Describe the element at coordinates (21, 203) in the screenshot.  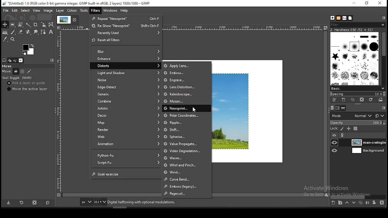
I see `restore tool preset` at that location.